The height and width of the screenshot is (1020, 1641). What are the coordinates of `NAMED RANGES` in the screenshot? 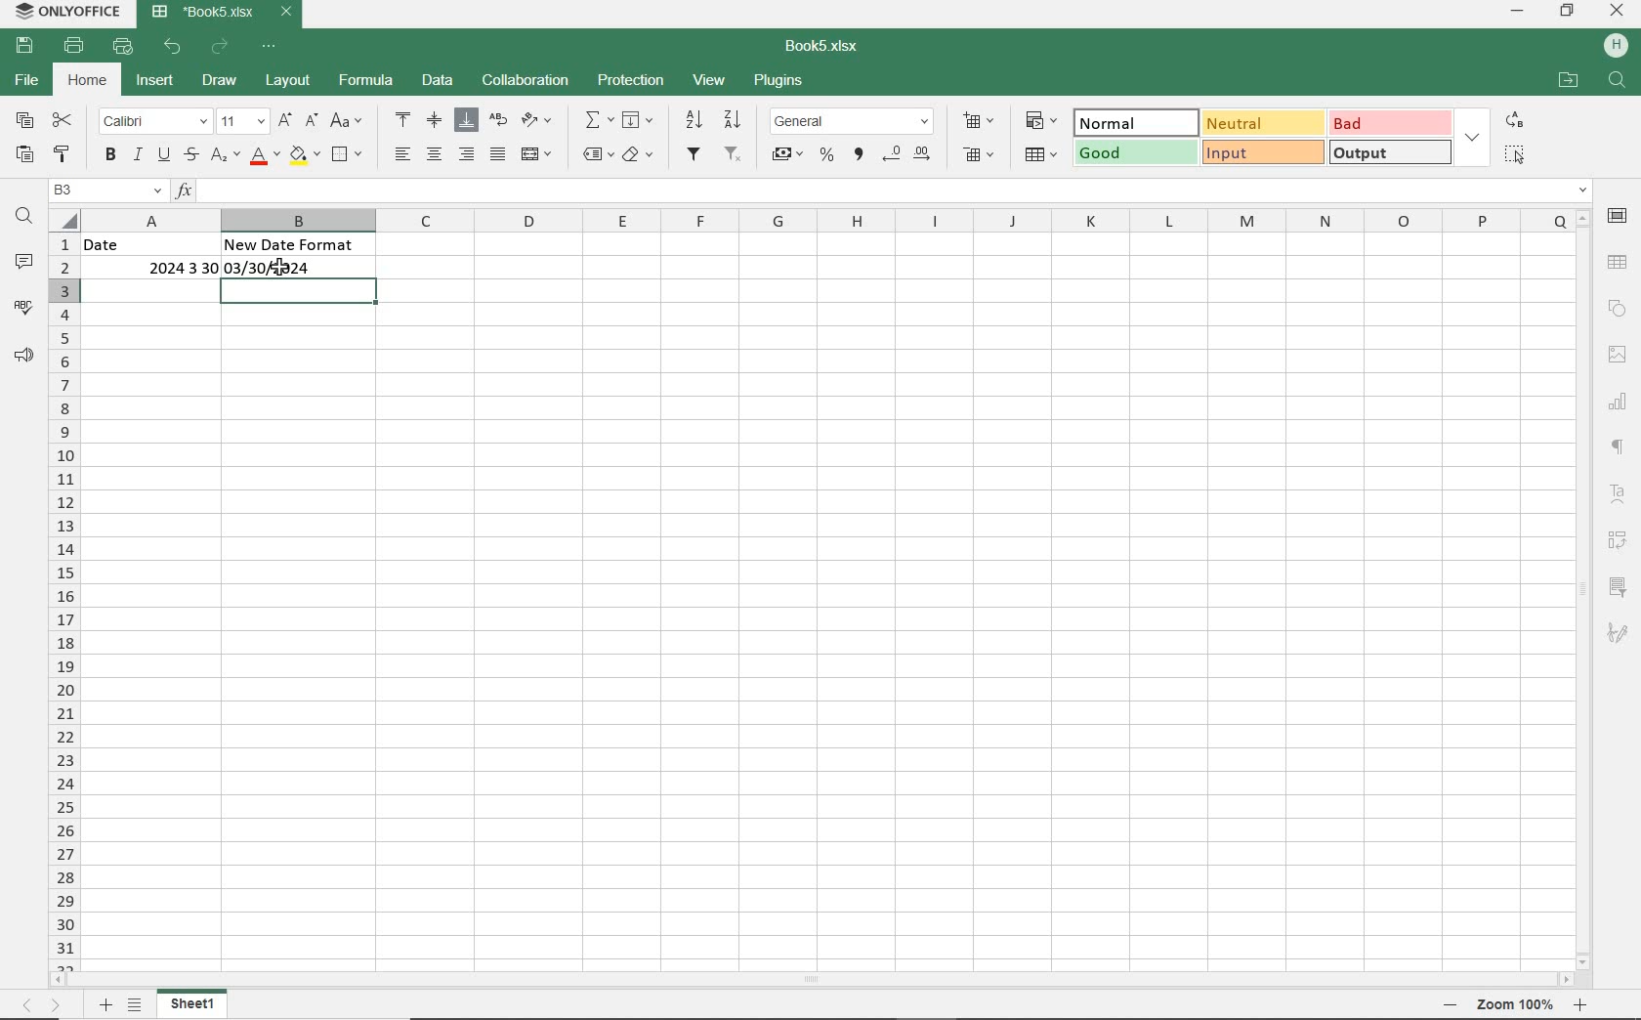 It's located at (593, 153).